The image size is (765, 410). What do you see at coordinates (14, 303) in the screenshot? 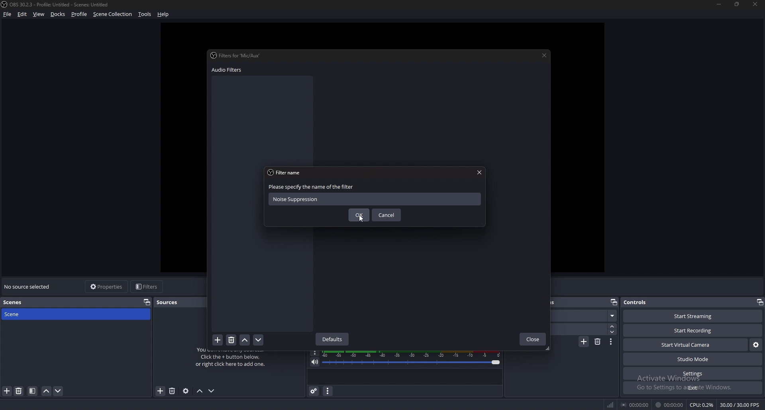
I see `scenes` at bounding box center [14, 303].